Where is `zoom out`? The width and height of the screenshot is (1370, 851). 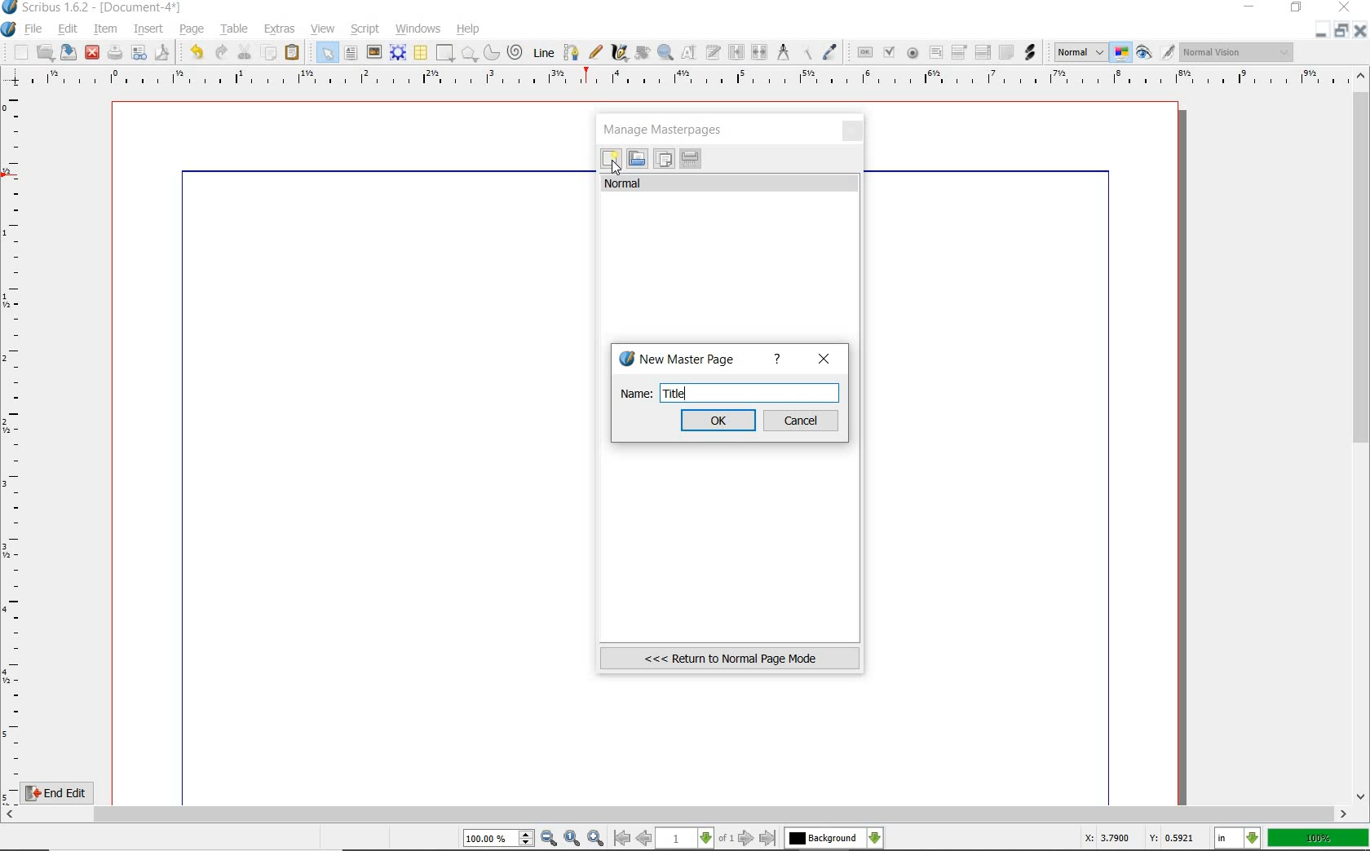 zoom out is located at coordinates (550, 839).